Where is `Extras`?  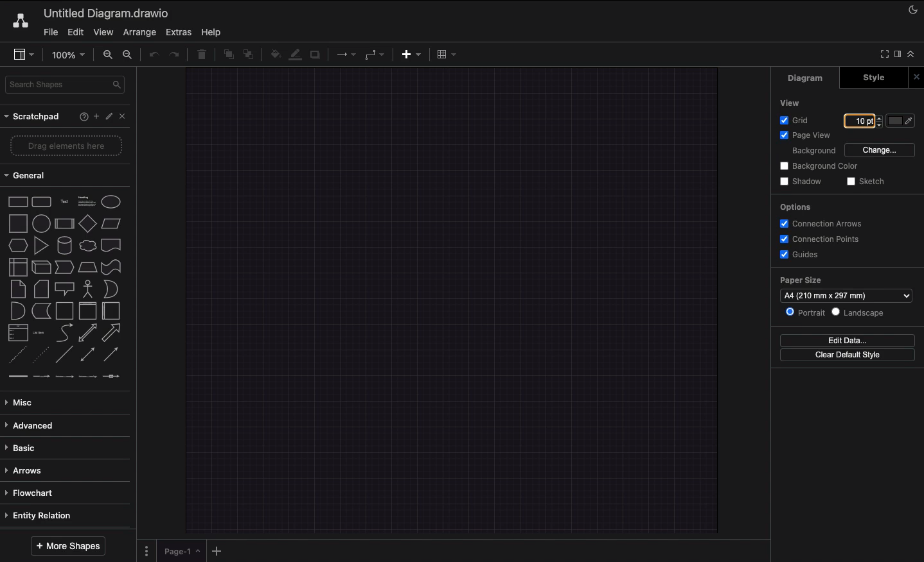 Extras is located at coordinates (180, 32).